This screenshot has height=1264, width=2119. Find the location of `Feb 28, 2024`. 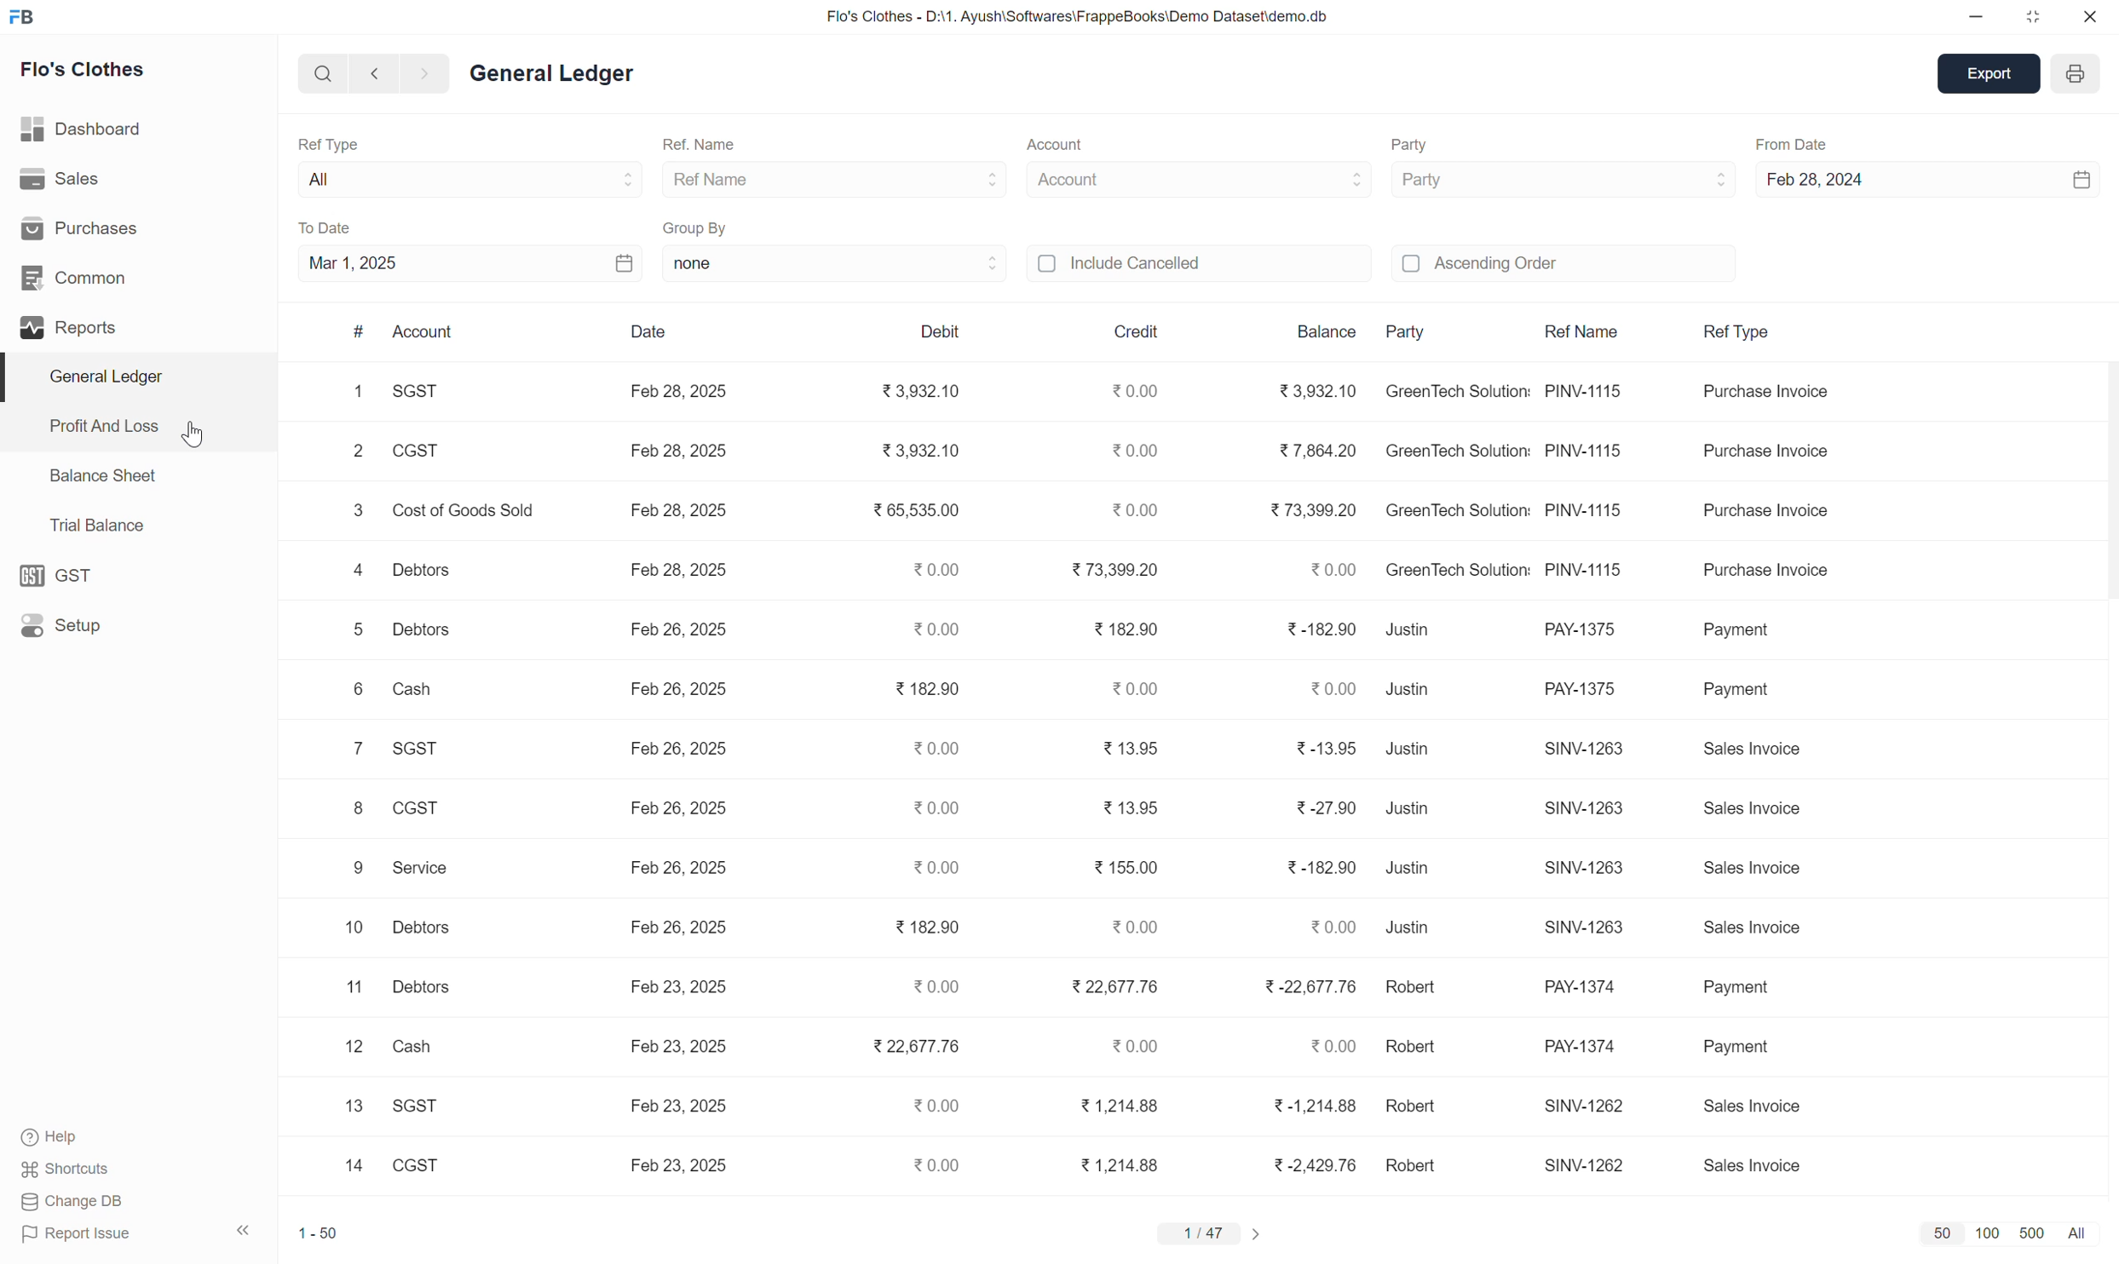

Feb 28, 2024 is located at coordinates (1849, 182).